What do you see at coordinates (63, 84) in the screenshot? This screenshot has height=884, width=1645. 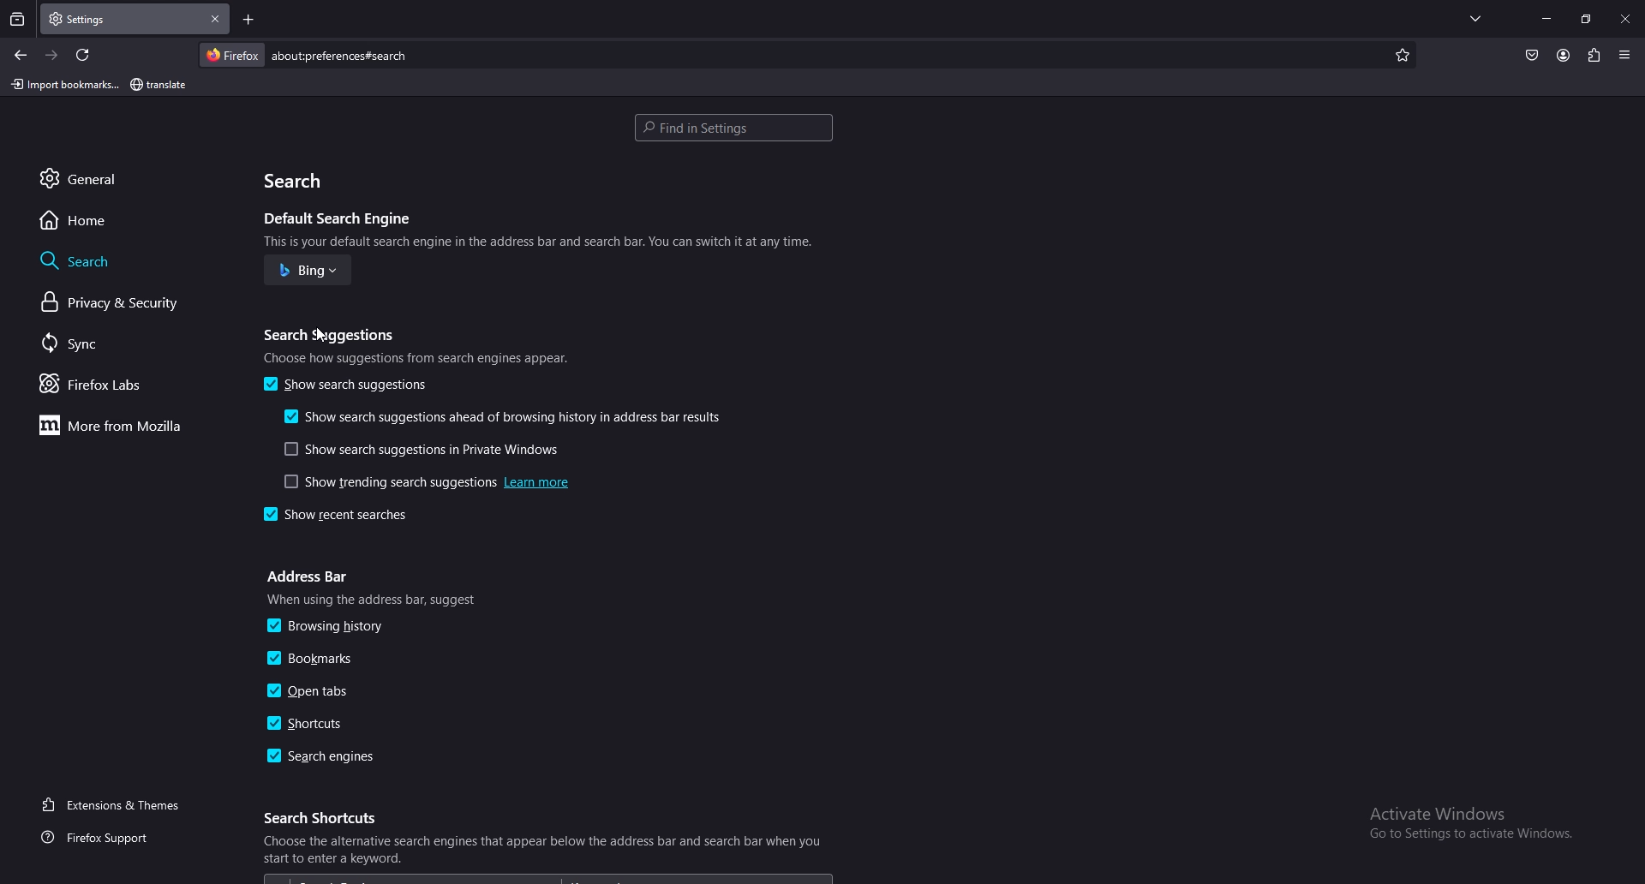 I see `import bookmark` at bounding box center [63, 84].